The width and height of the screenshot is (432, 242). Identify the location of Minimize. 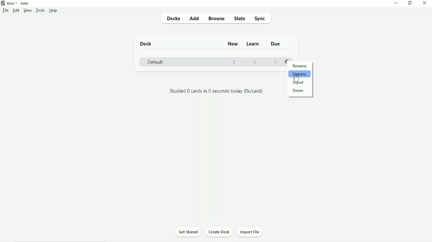
(396, 4).